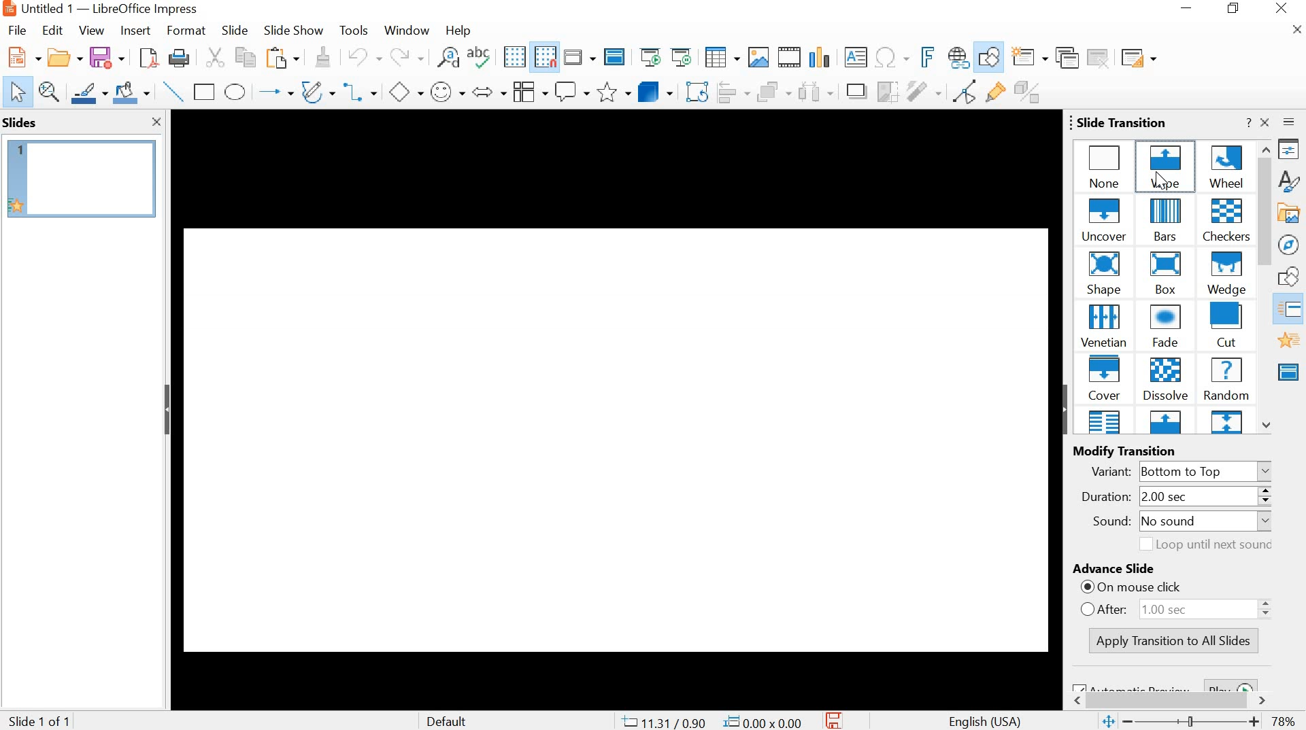  What do you see at coordinates (1144, 451) in the screenshot?
I see `modify transition` at bounding box center [1144, 451].